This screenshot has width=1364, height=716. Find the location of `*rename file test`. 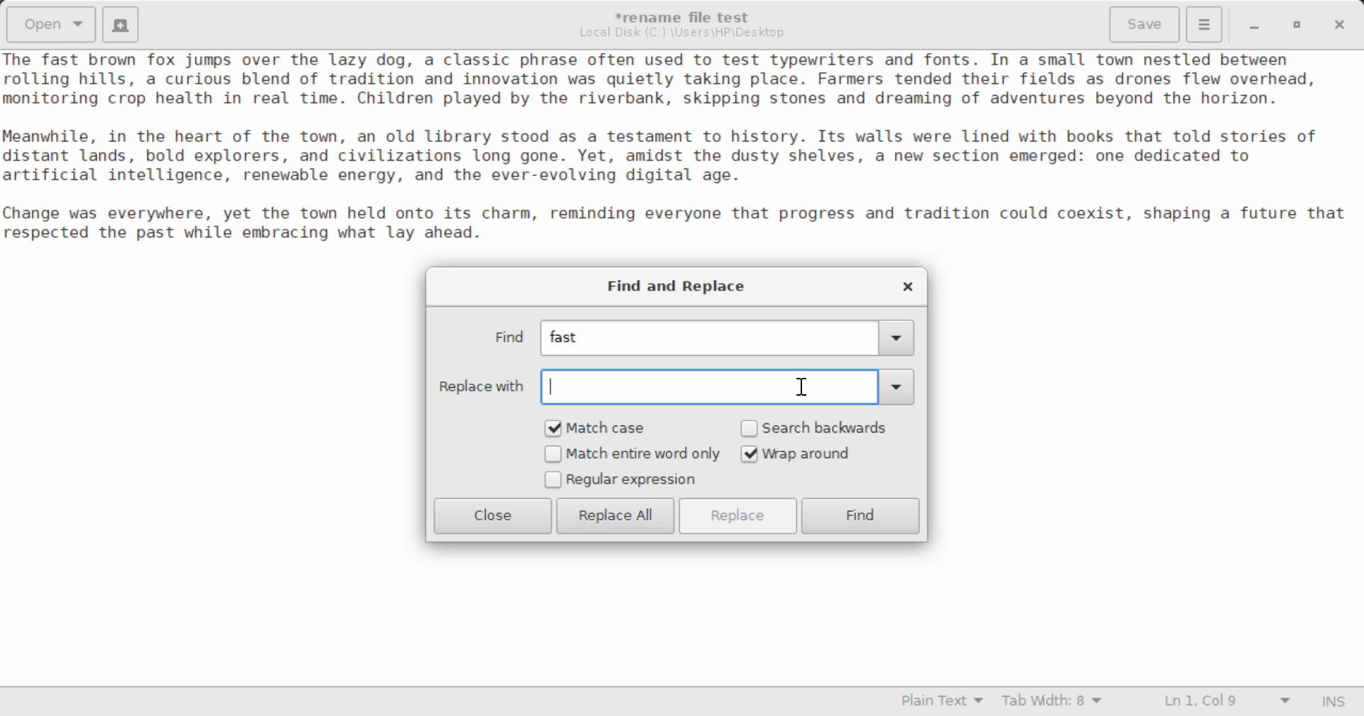

*rename file test is located at coordinates (691, 17).